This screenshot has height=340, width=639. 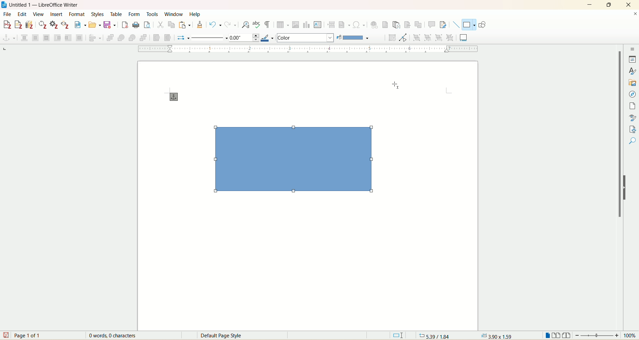 I want to click on close document, so click(x=635, y=14).